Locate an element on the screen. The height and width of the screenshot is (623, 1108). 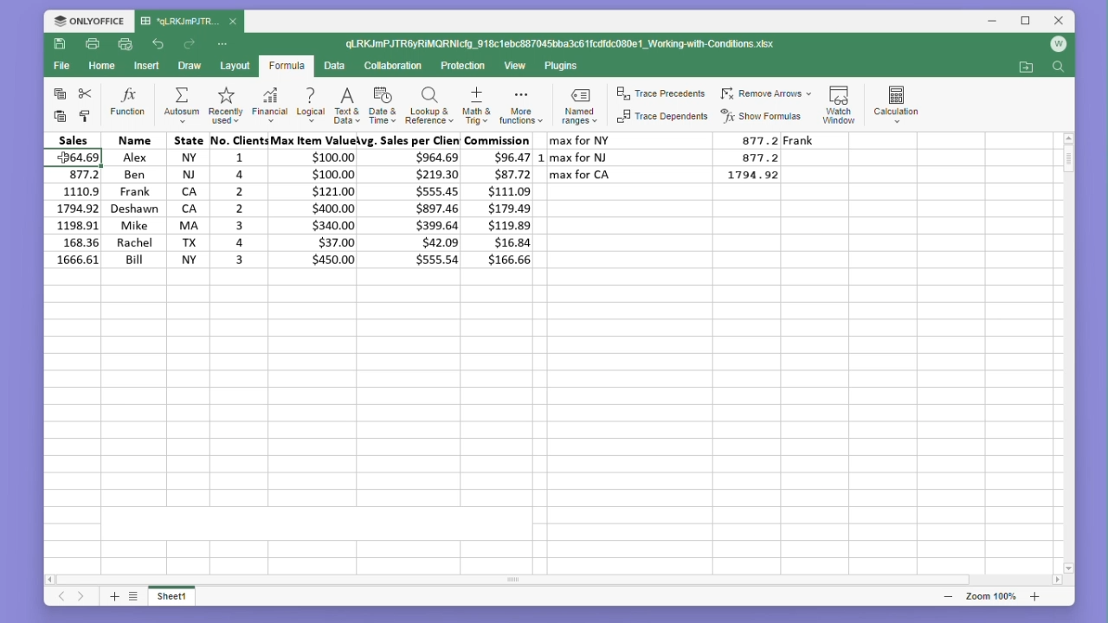
Vertical scroll bar is located at coordinates (1068, 349).